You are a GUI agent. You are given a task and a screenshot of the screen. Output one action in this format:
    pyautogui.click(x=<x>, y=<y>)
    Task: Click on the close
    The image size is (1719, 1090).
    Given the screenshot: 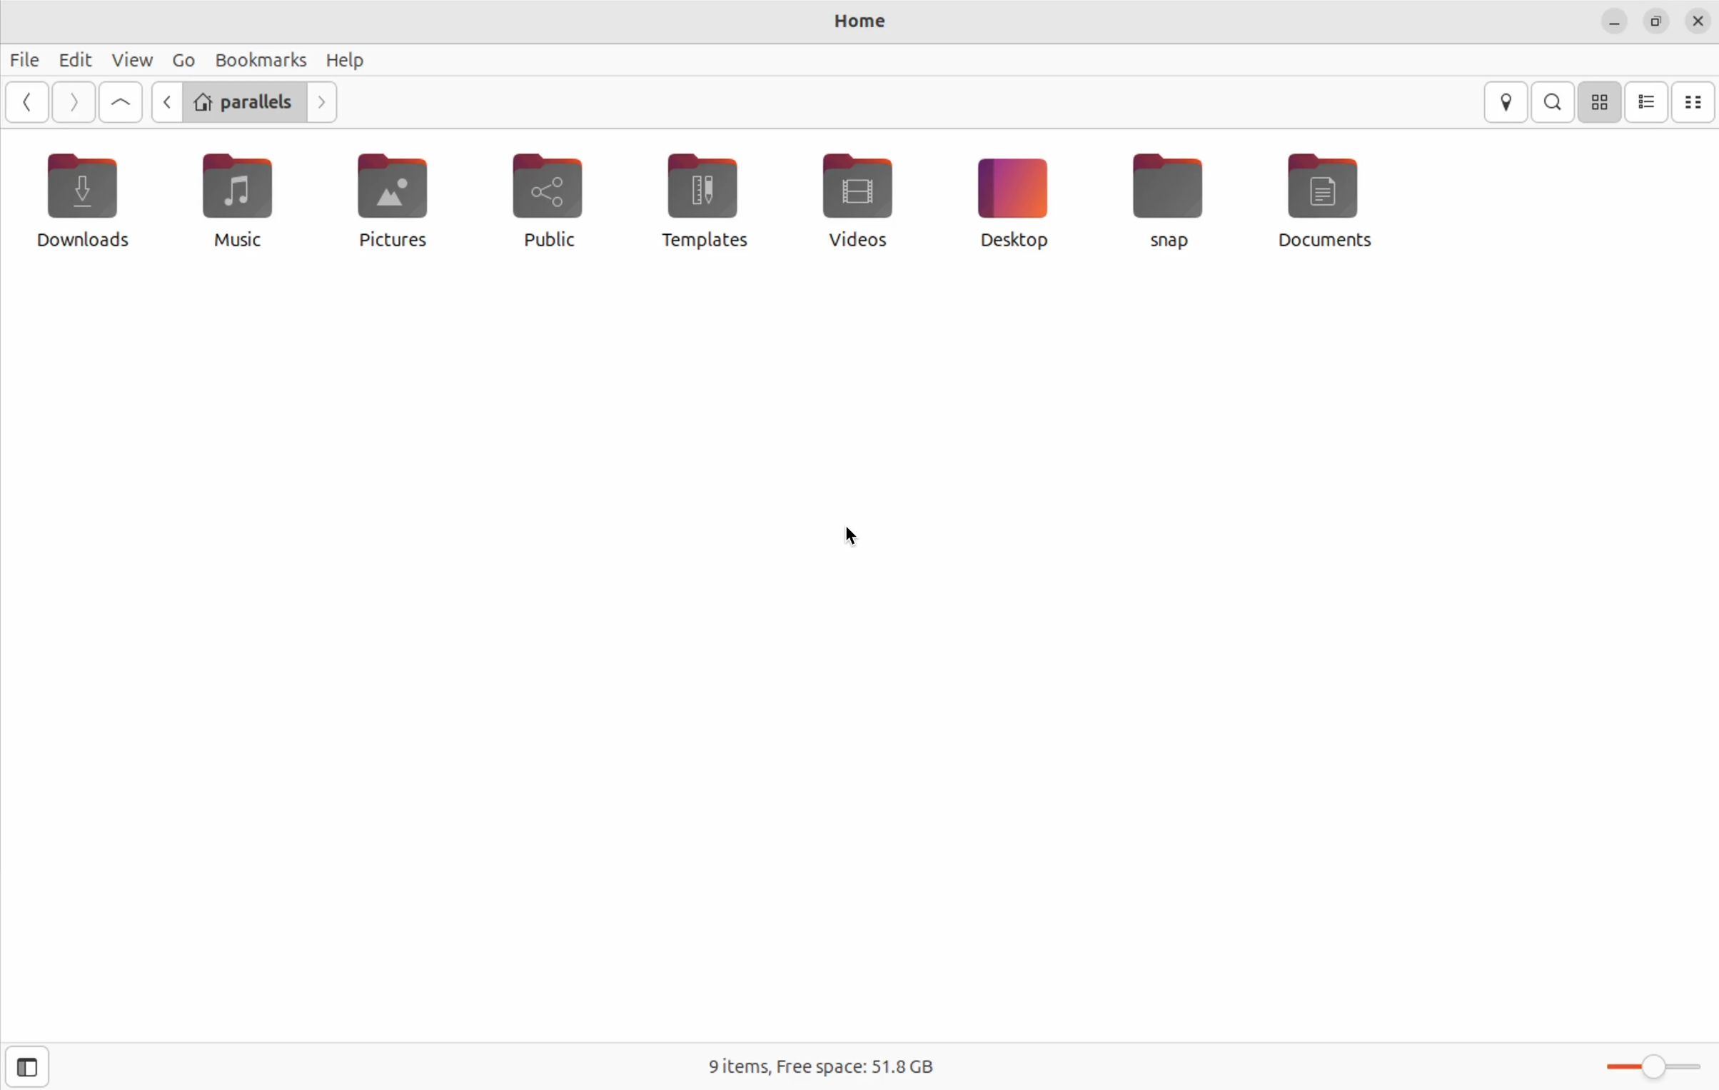 What is the action you would take?
    pyautogui.click(x=1700, y=23)
    